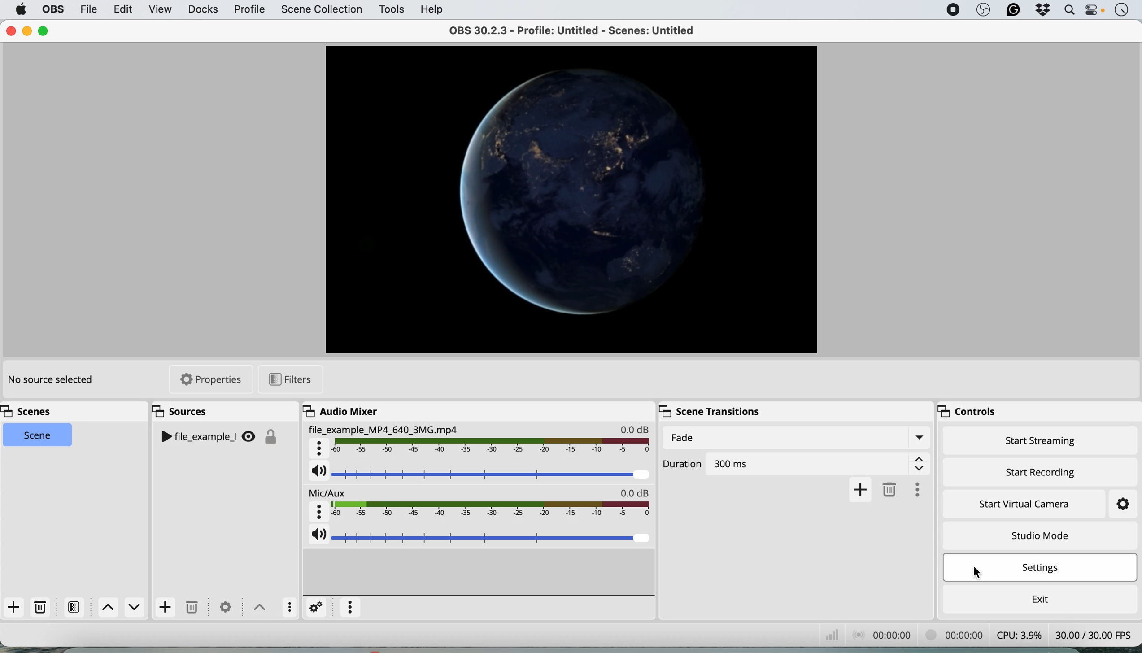  Describe the element at coordinates (317, 607) in the screenshot. I see `settings` at that location.